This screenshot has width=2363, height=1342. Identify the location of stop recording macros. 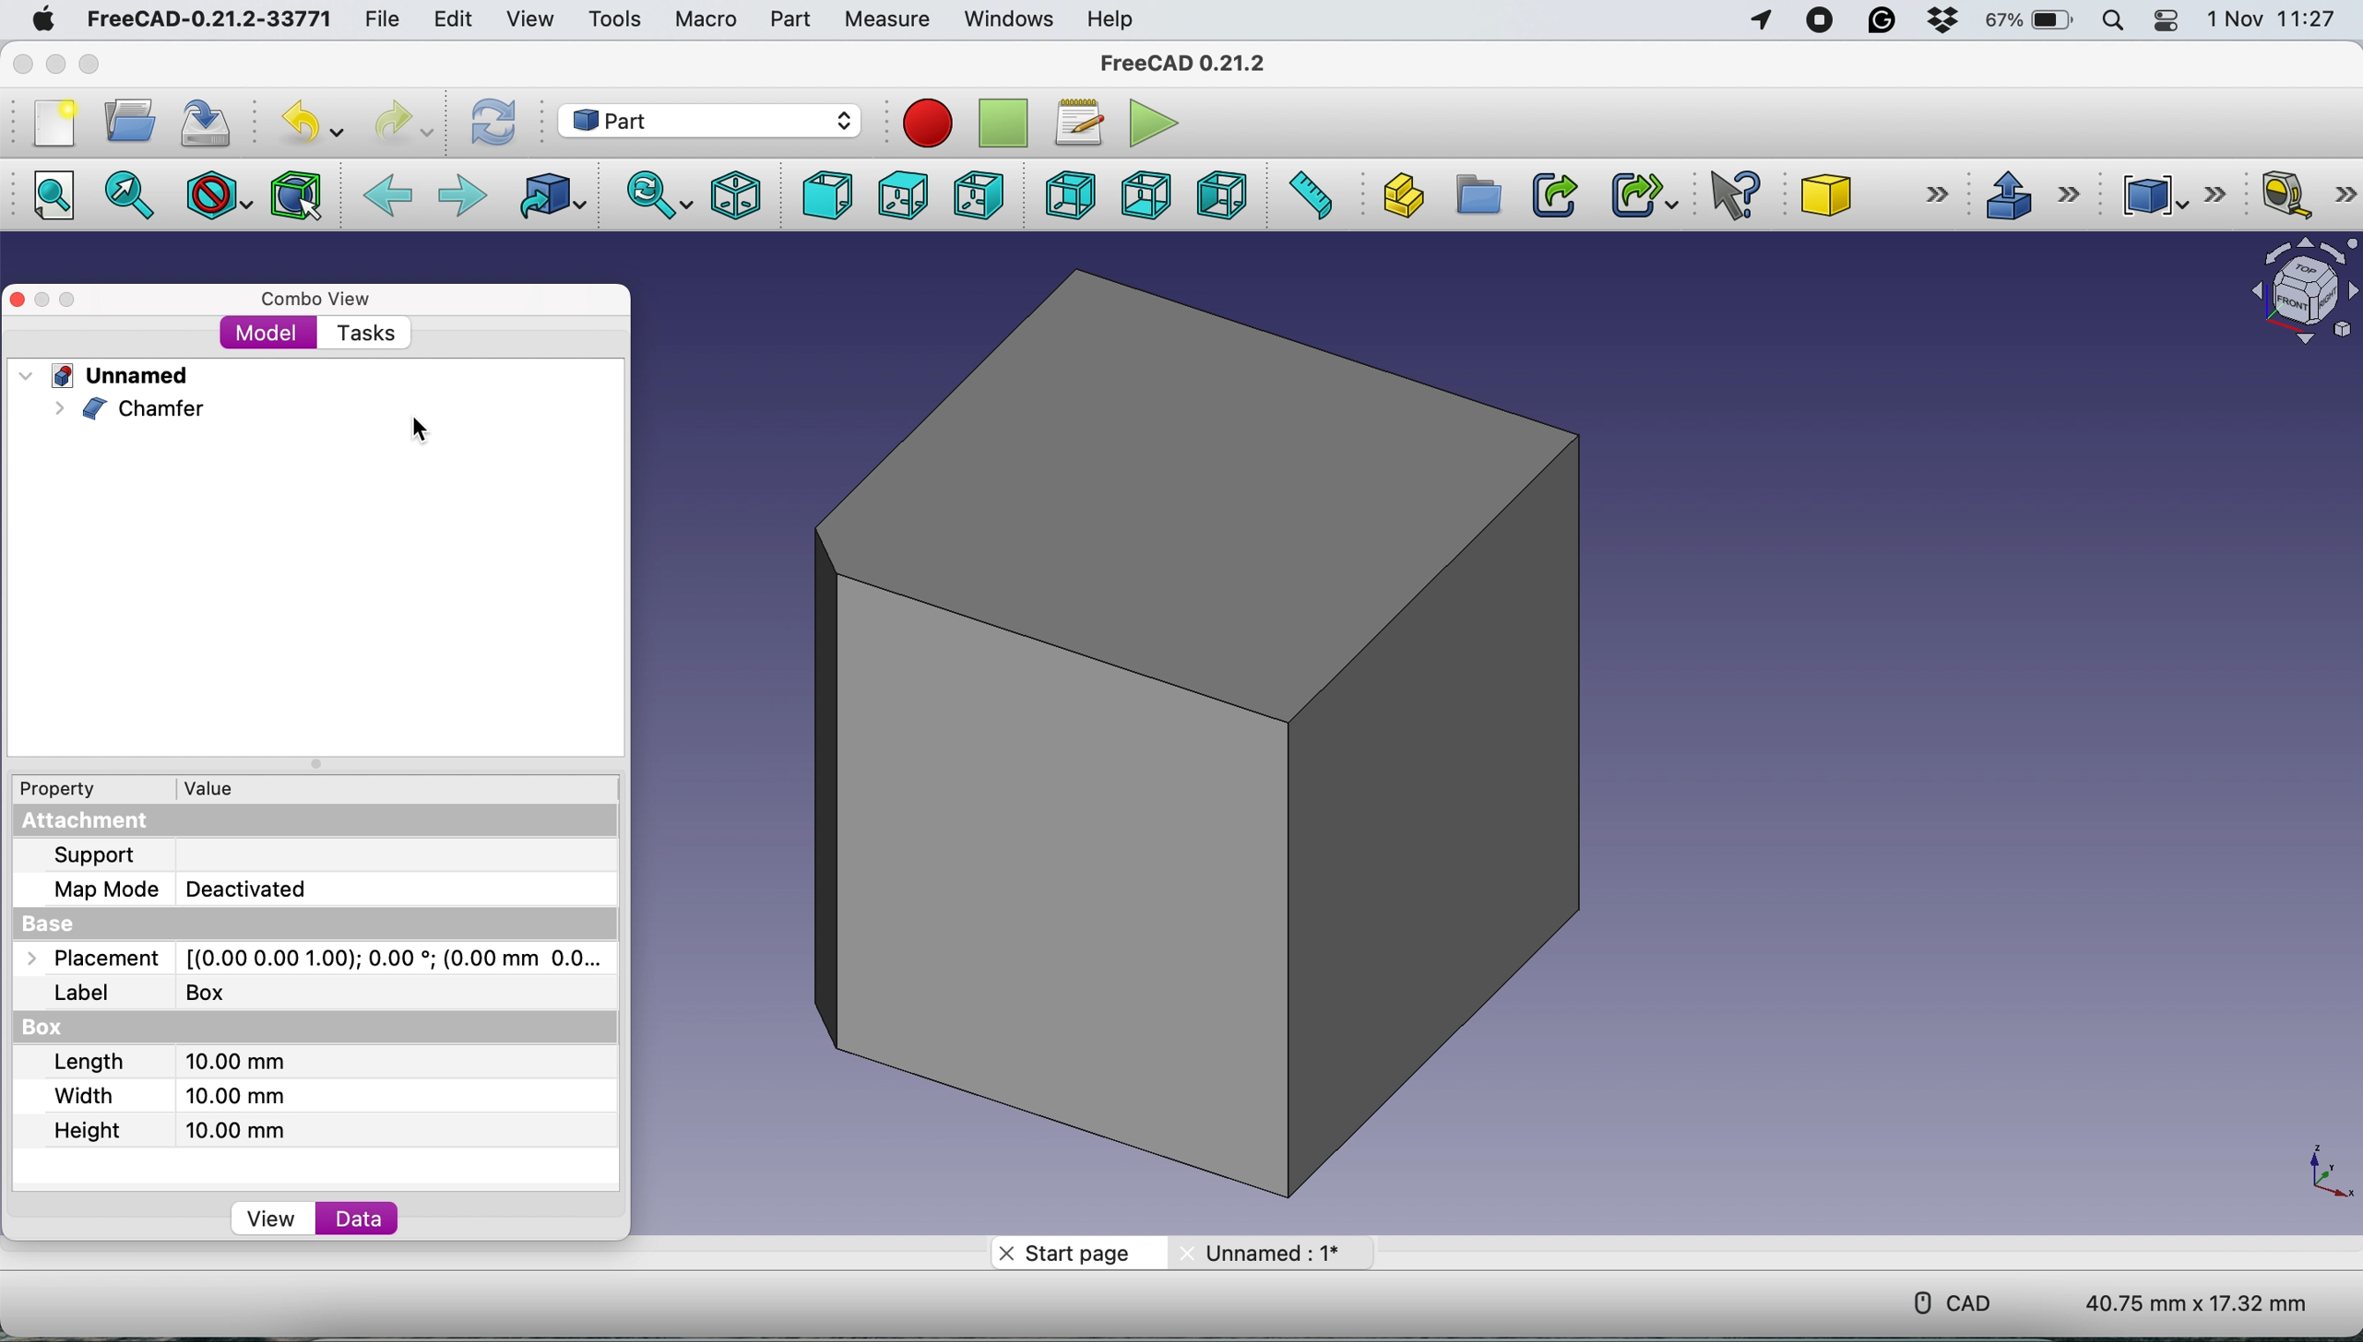
(997, 123).